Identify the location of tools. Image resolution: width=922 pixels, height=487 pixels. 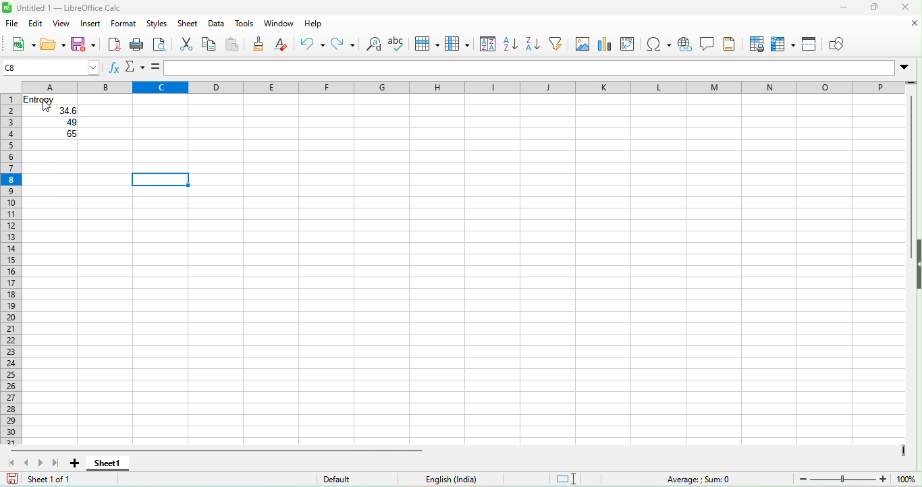
(248, 24).